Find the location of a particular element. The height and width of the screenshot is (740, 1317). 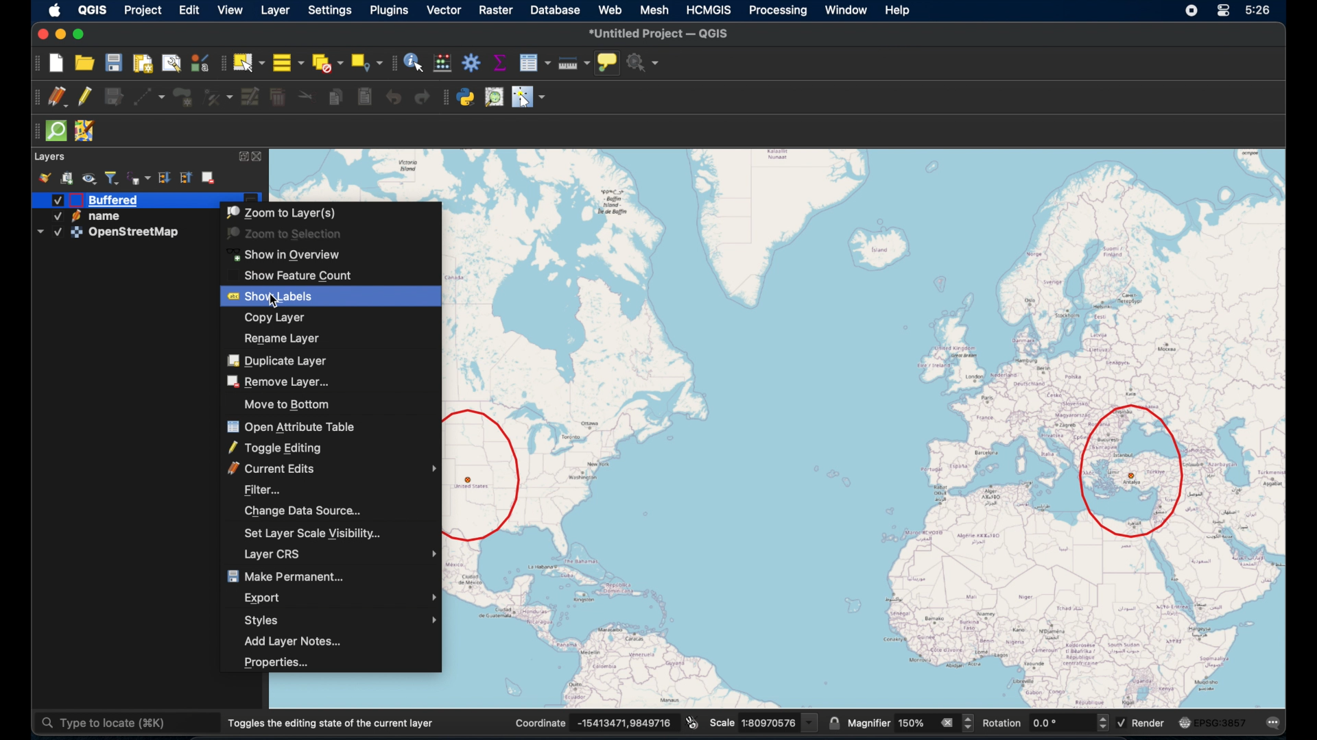

someplace search is located at coordinates (495, 97).